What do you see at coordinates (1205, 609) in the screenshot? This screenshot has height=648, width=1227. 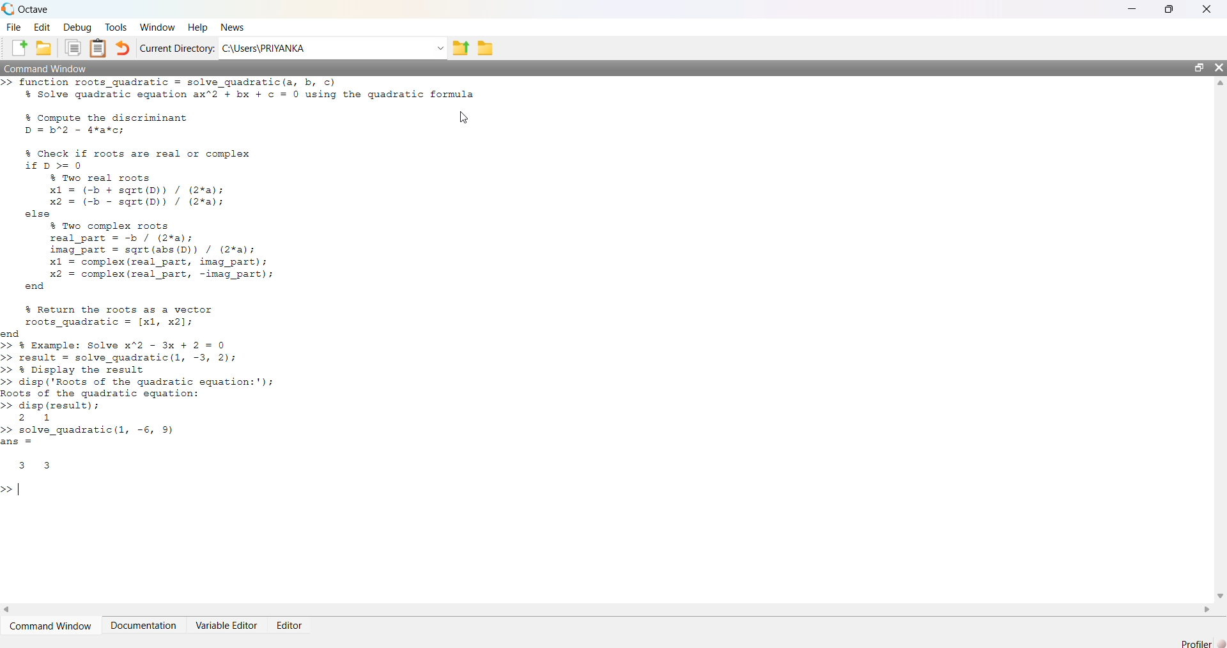 I see `Right` at bounding box center [1205, 609].